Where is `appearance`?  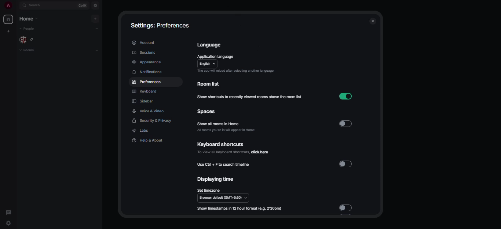
appearance is located at coordinates (147, 62).